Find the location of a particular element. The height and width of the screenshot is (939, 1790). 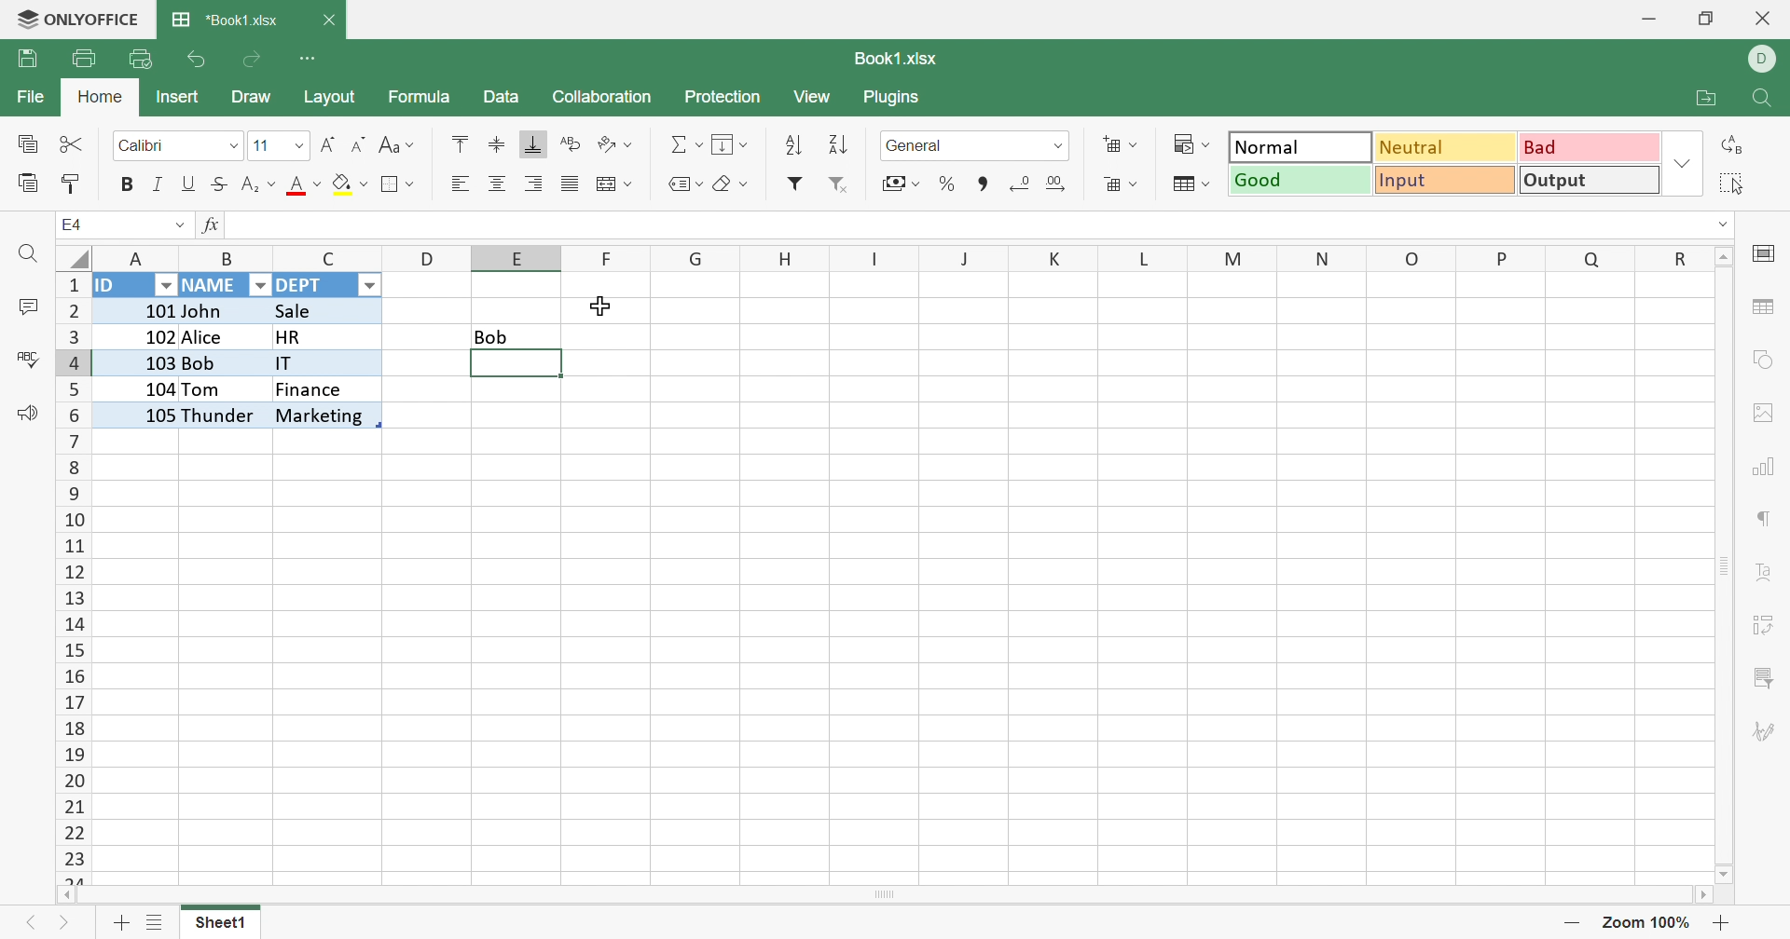

Layout is located at coordinates (337, 99).